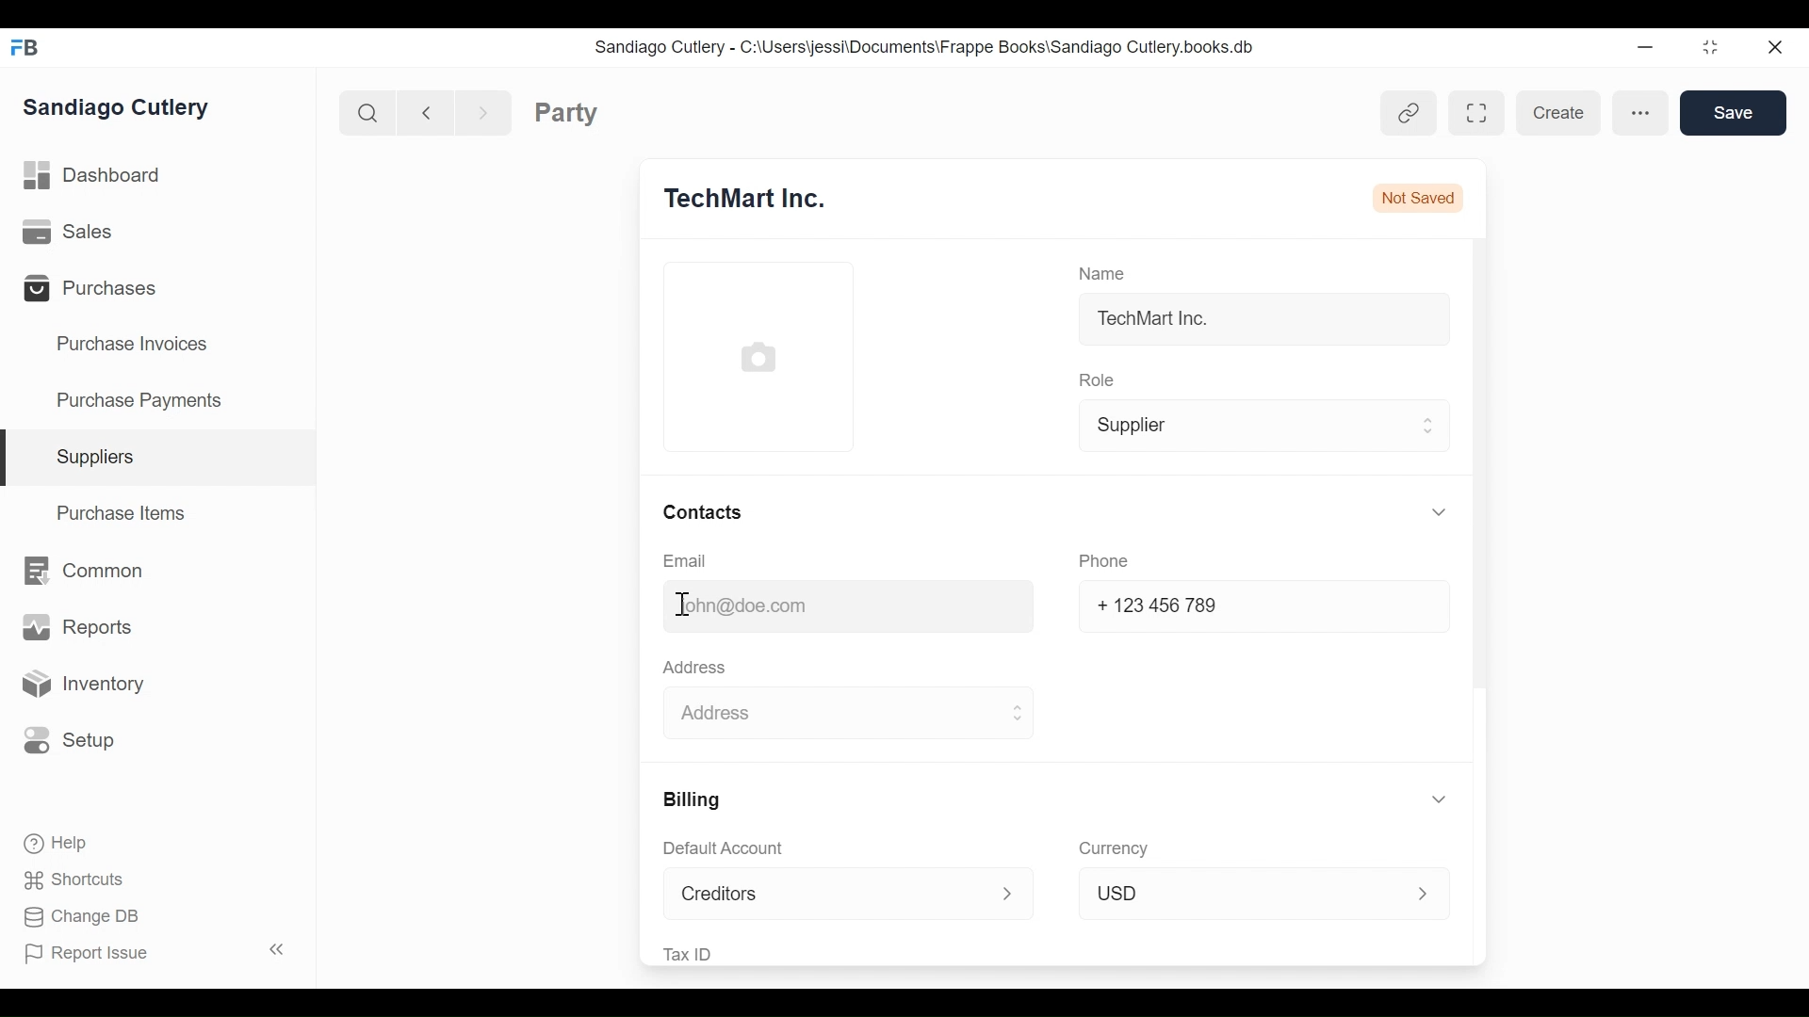  What do you see at coordinates (104, 173) in the screenshot?
I see `Dashboard` at bounding box center [104, 173].